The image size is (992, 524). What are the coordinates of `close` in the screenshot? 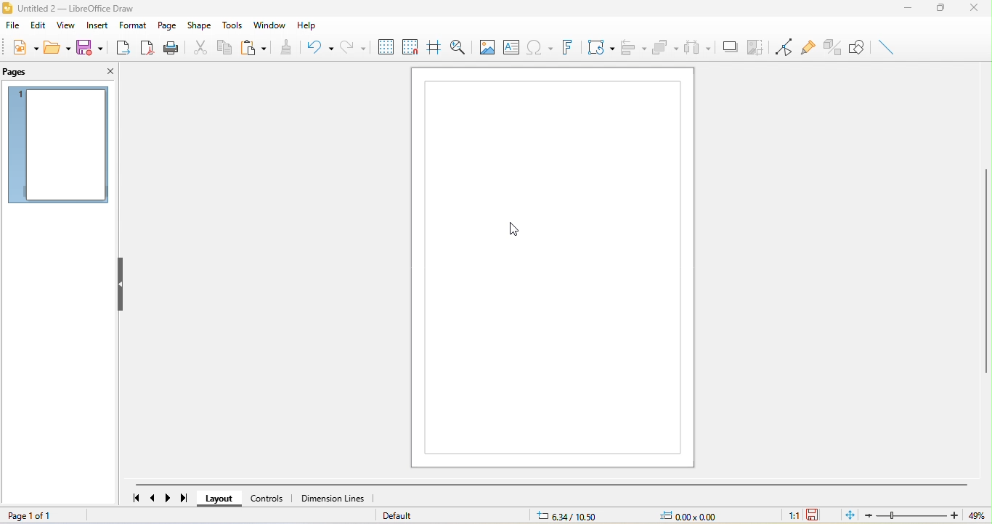 It's located at (107, 70).